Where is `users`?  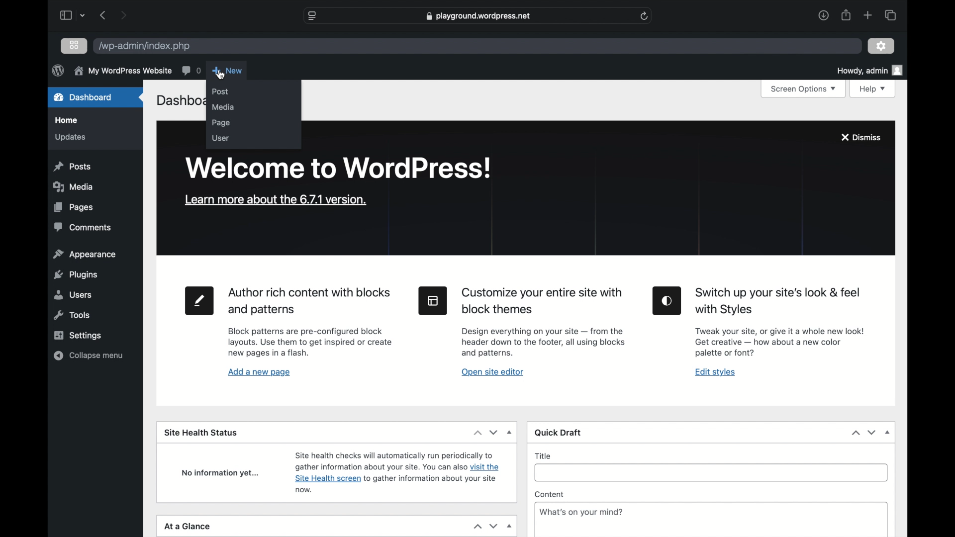
users is located at coordinates (74, 295).